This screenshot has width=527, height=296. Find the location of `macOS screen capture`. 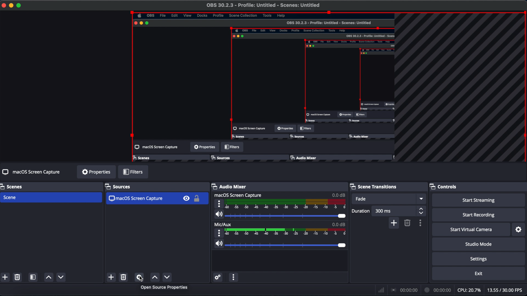

macOS screen capture is located at coordinates (135, 198).